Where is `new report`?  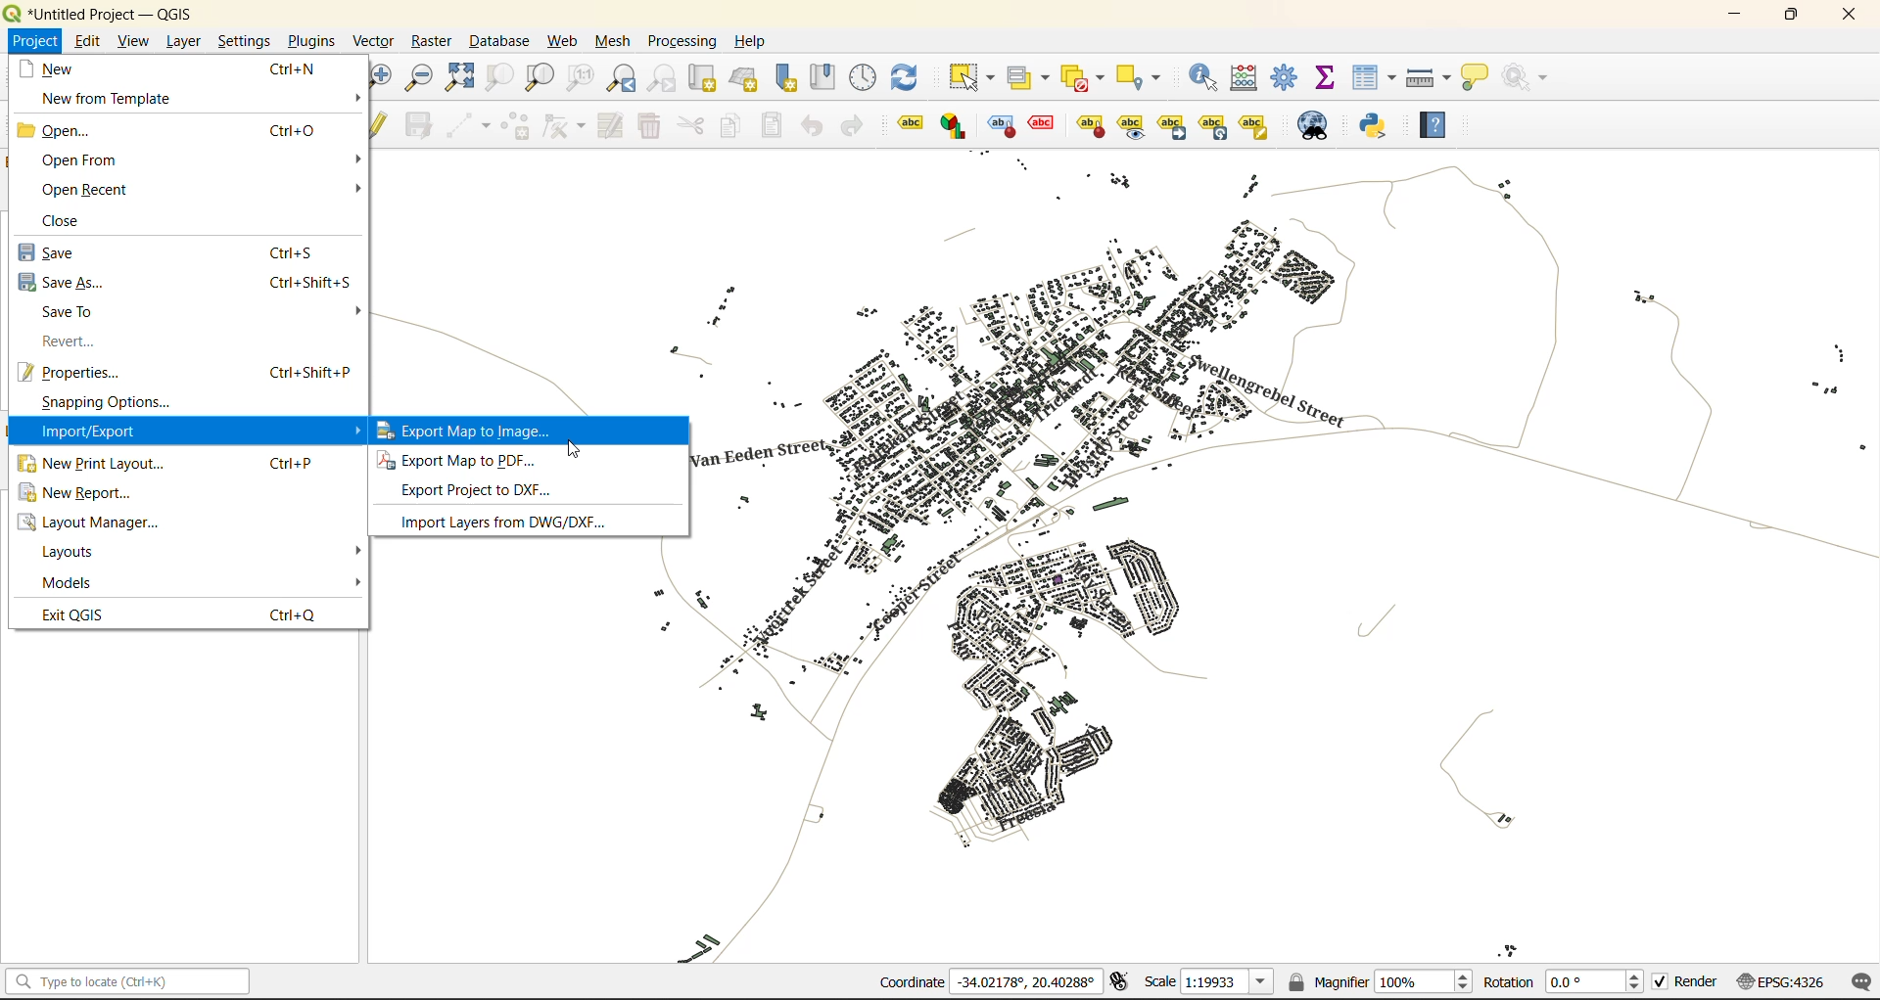
new report is located at coordinates (87, 497).